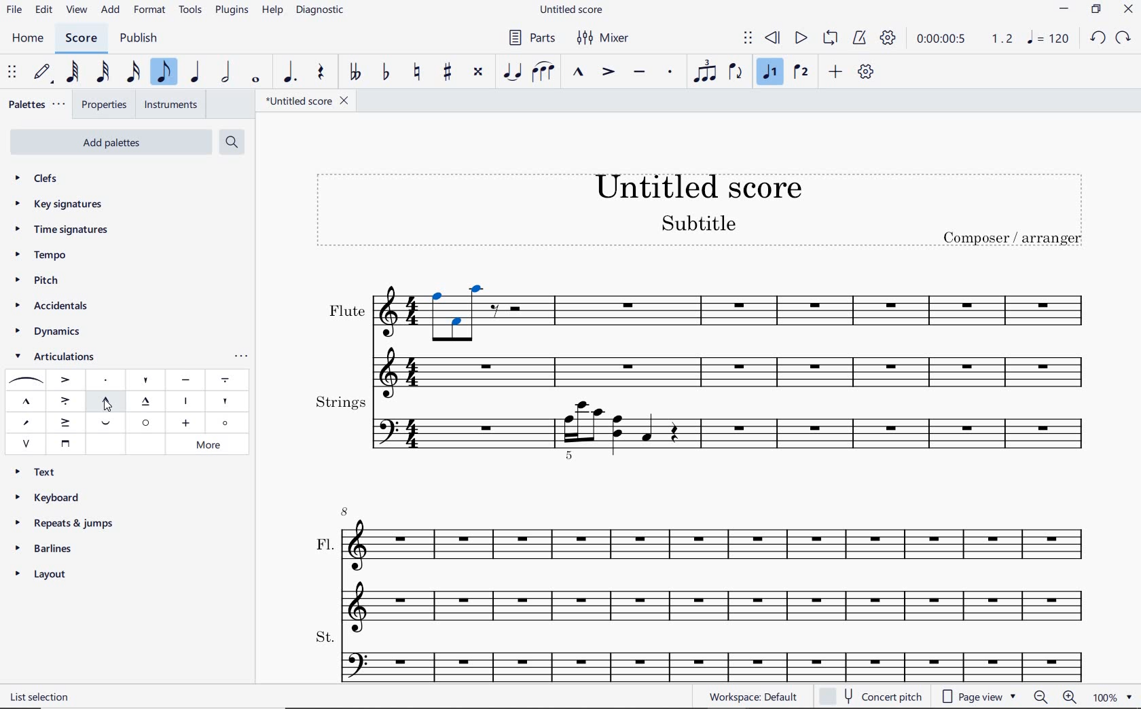 The width and height of the screenshot is (1141, 709). Describe the element at coordinates (227, 423) in the screenshot. I see `HARMONIC` at that location.